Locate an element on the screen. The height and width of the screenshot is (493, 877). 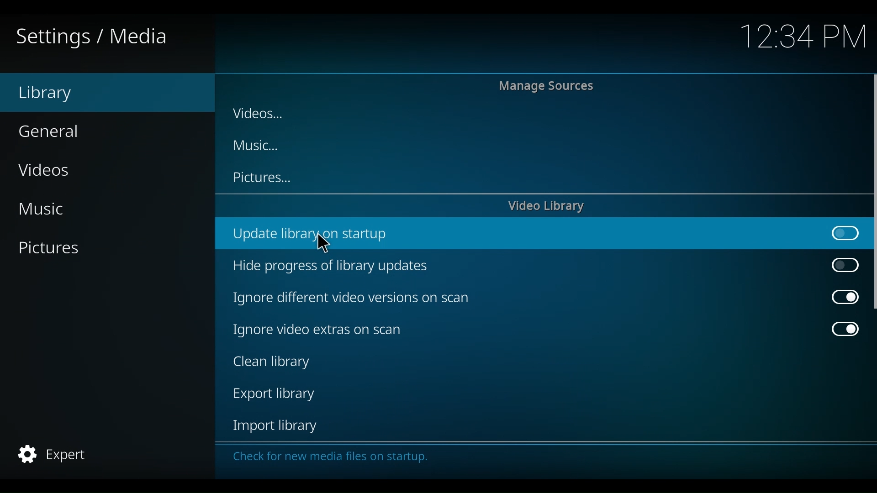
Toggle on/off Hide progress of library updateside is located at coordinates (844, 266).